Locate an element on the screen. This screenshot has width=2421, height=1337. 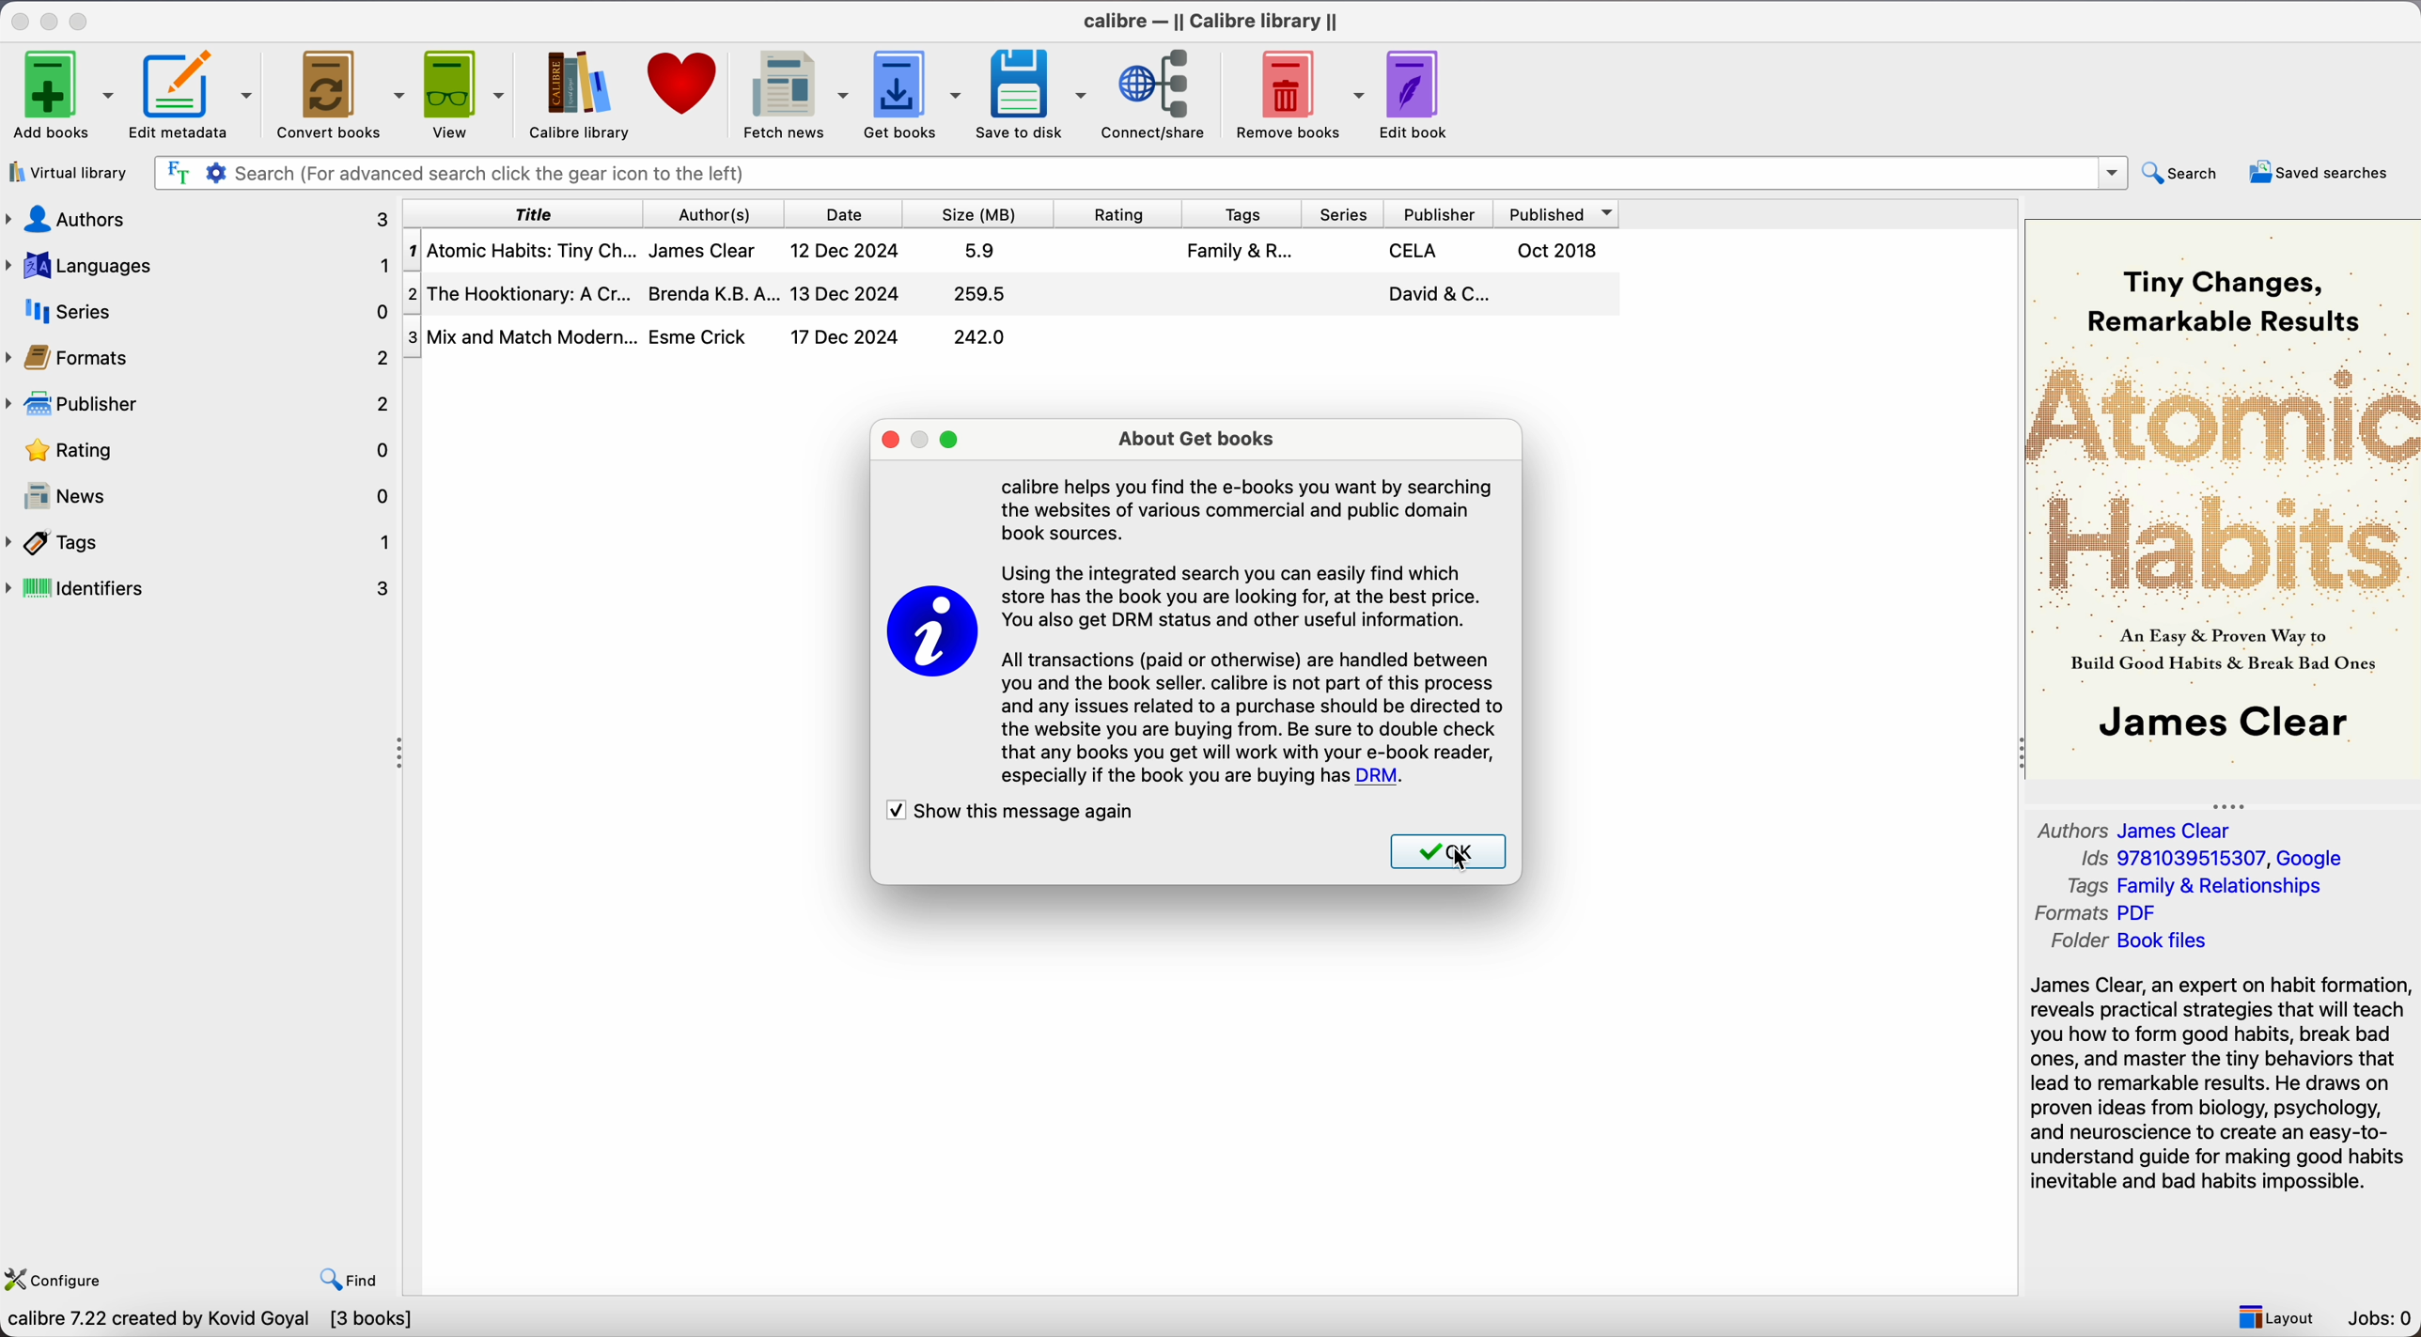
edit metadata is located at coordinates (194, 97).